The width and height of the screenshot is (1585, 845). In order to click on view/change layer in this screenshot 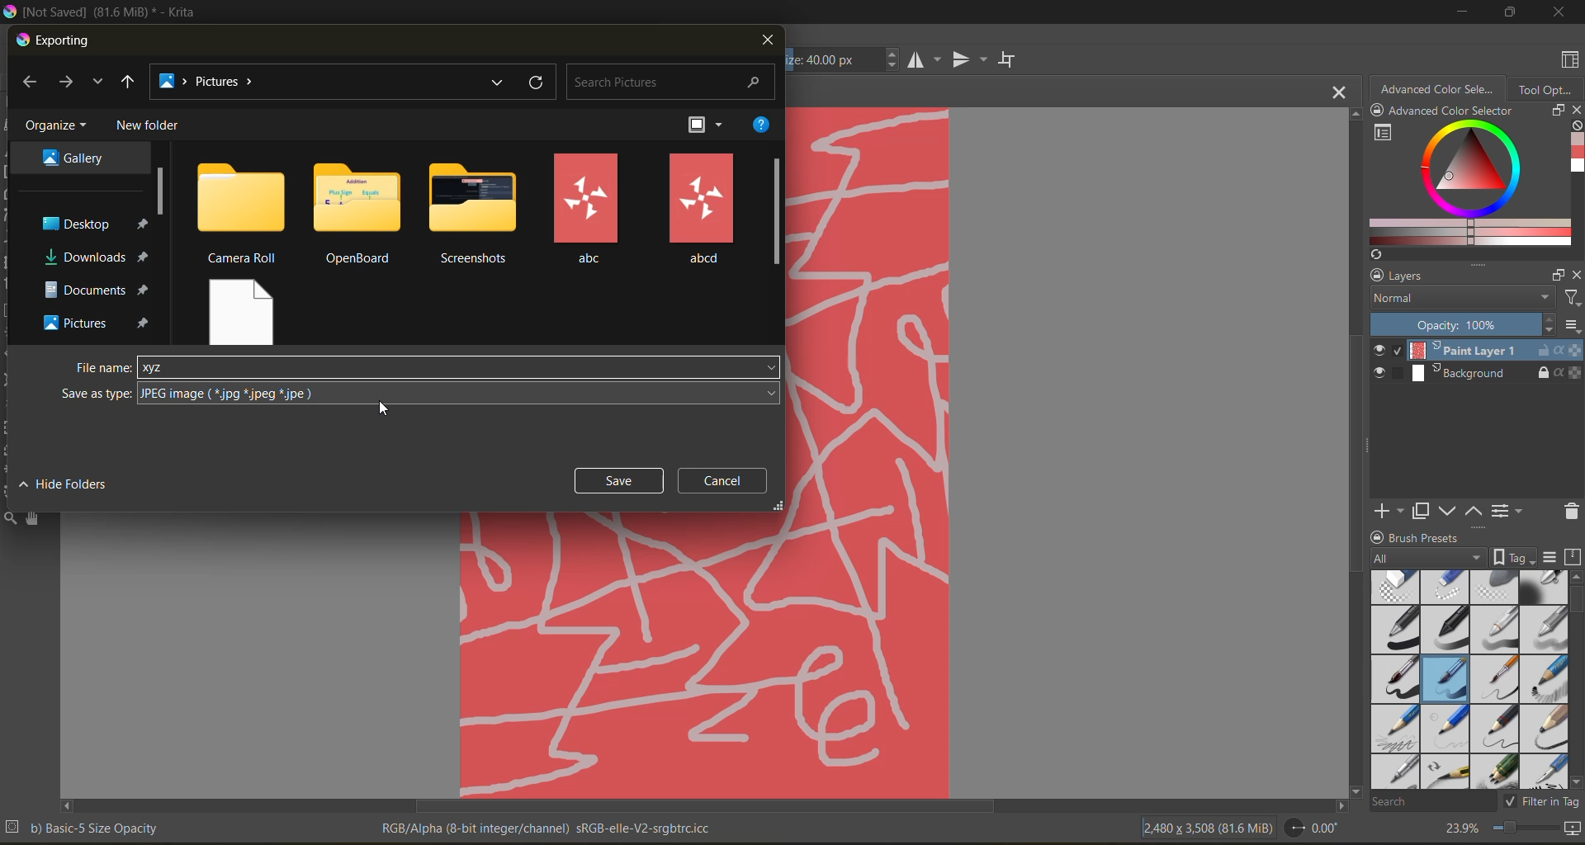, I will do `click(1512, 510)`.